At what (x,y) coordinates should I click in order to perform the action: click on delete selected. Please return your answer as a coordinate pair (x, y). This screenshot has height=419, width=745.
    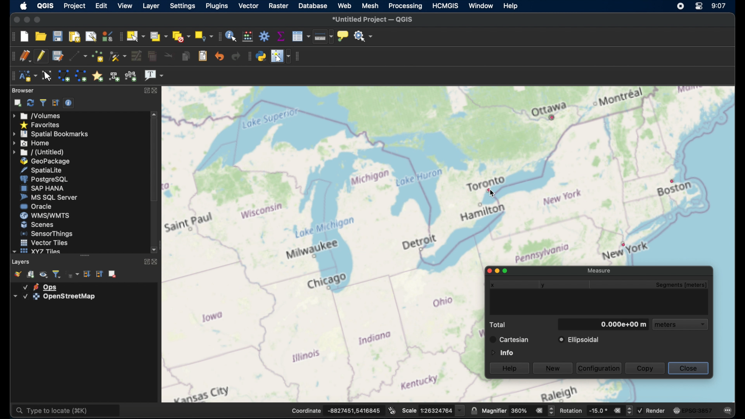
    Looking at the image, I should click on (152, 56).